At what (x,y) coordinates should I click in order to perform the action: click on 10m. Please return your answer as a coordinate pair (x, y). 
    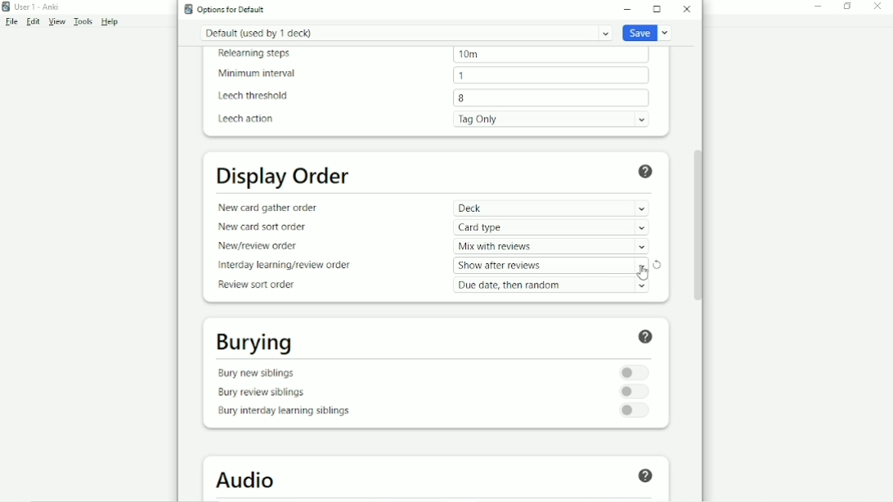
    Looking at the image, I should click on (550, 55).